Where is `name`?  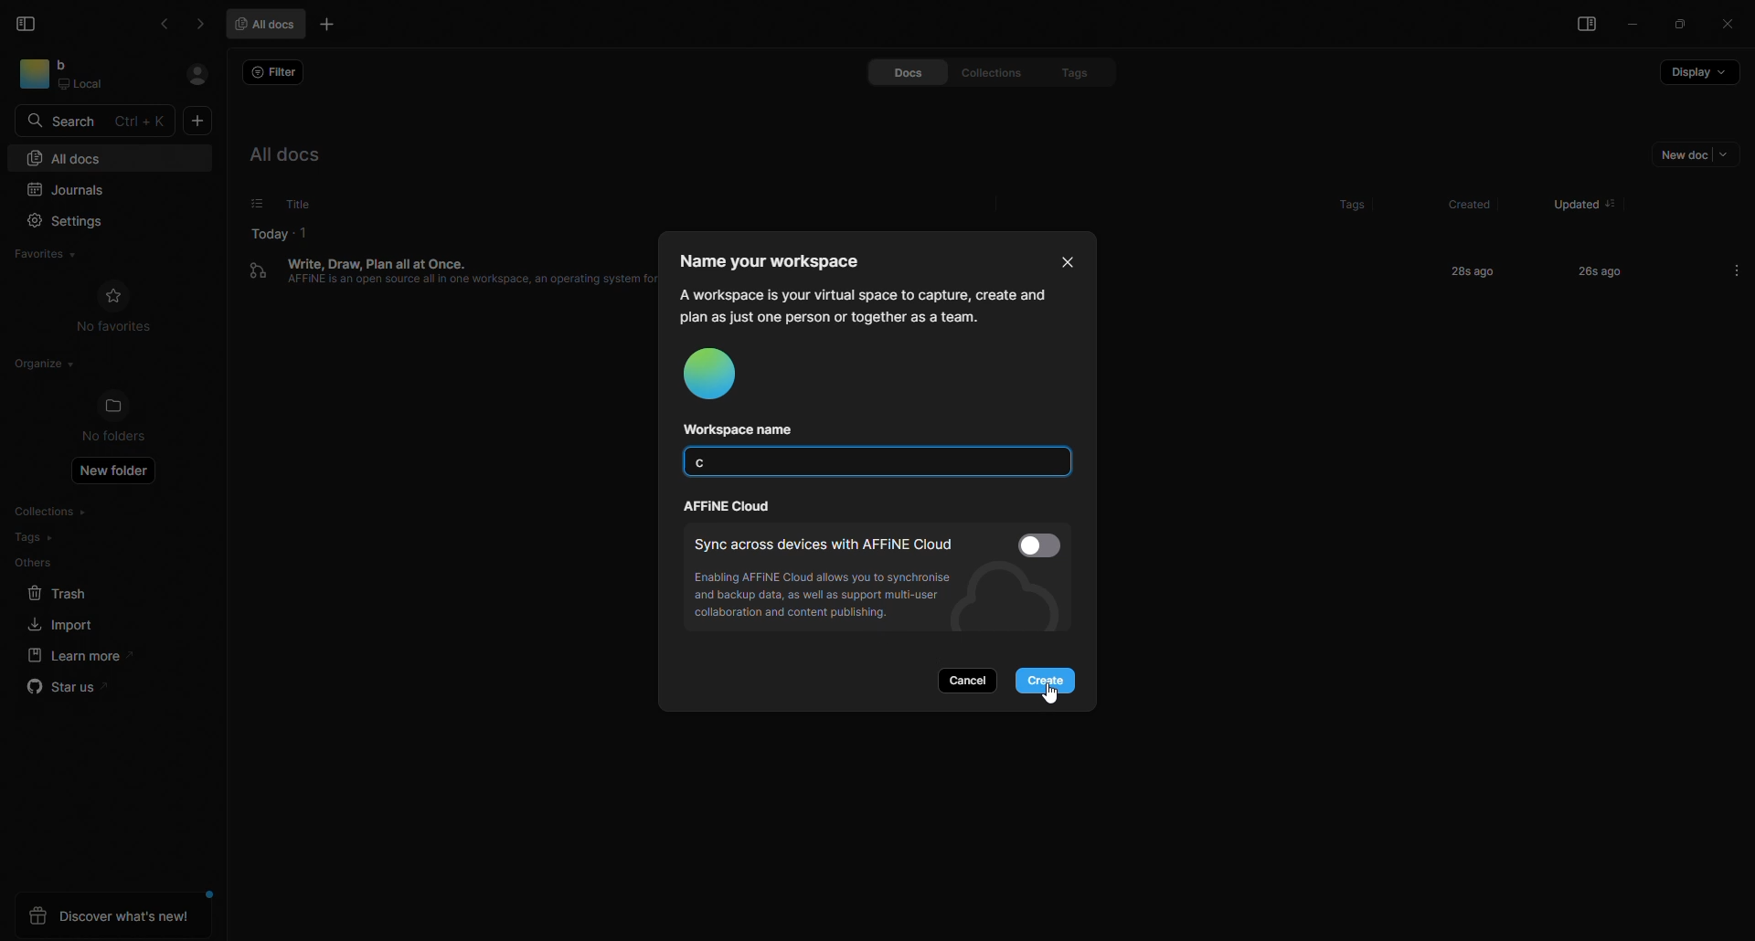 name is located at coordinates (781, 260).